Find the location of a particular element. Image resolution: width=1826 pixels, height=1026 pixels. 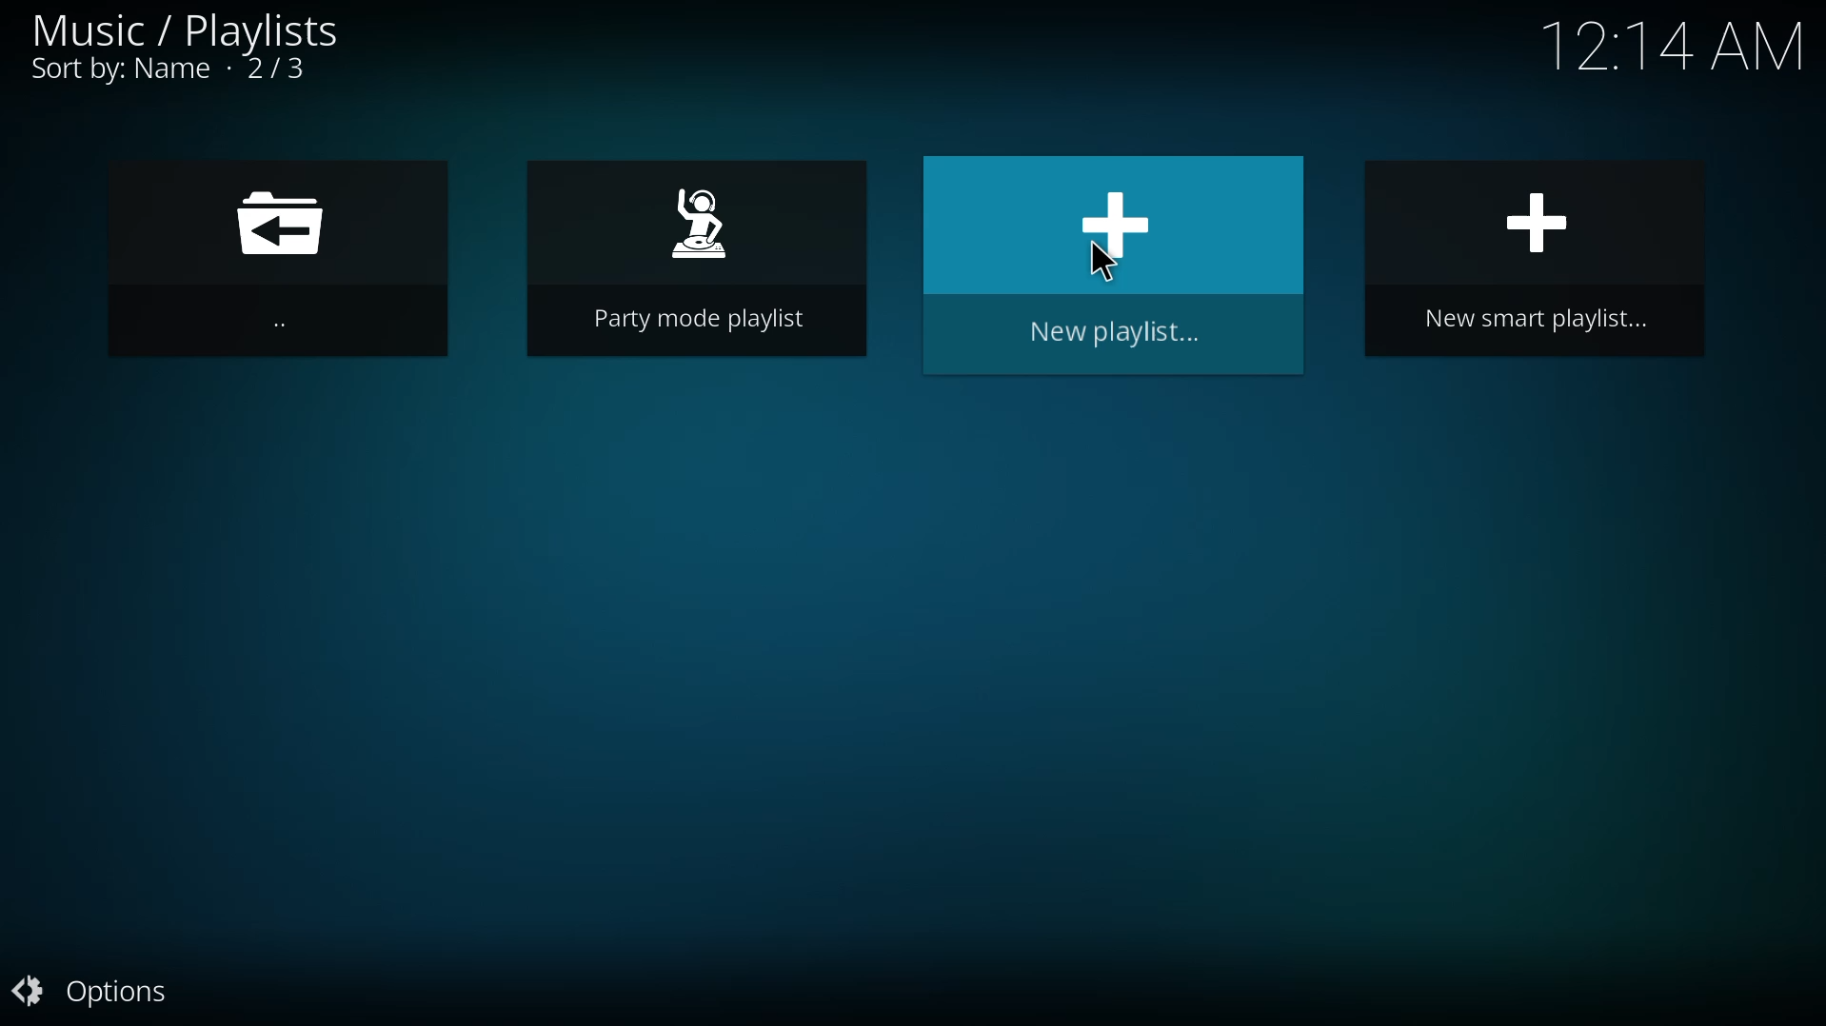

cursor is located at coordinates (1104, 263).